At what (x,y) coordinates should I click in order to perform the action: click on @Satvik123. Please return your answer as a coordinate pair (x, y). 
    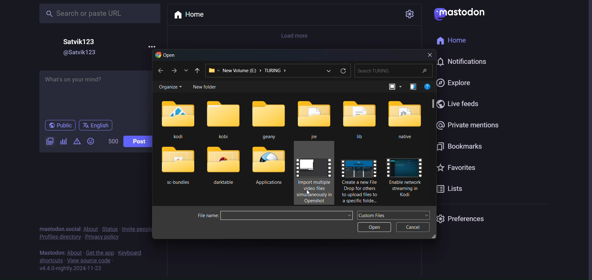
    Looking at the image, I should click on (84, 53).